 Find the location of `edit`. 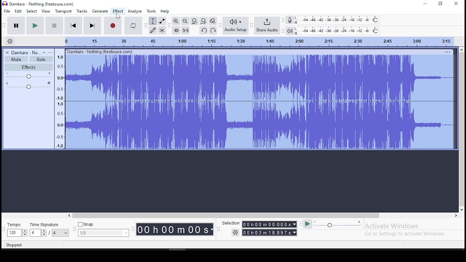

edit is located at coordinates (18, 11).